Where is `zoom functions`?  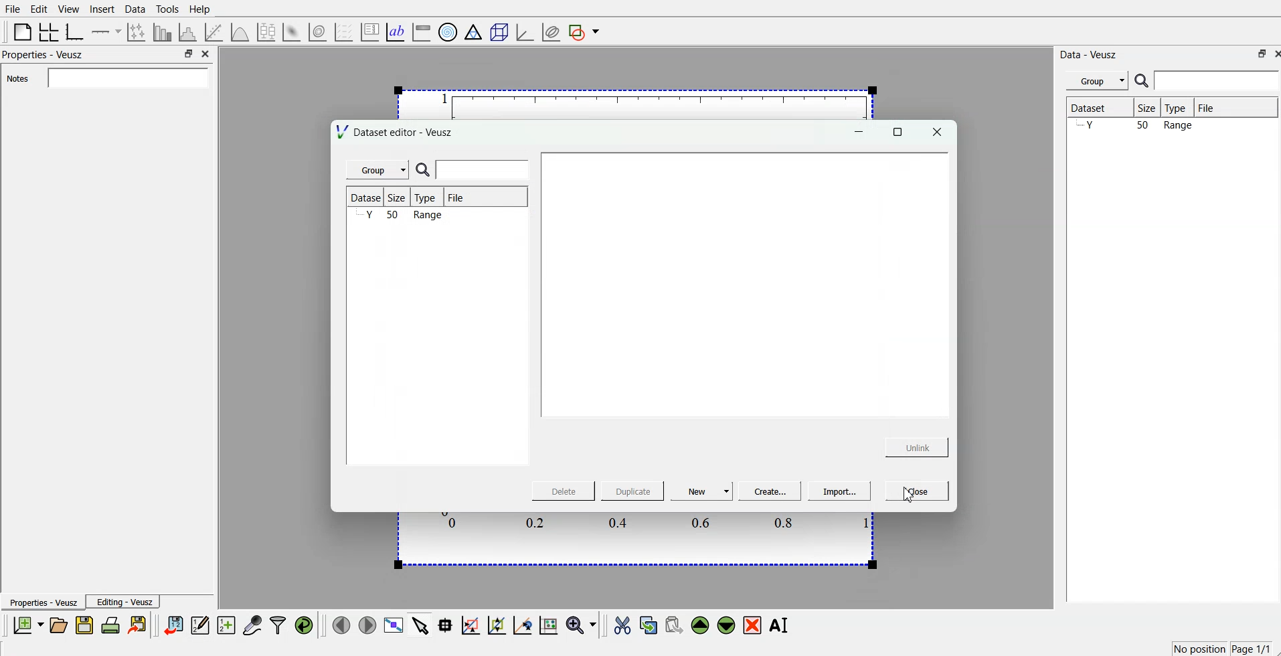
zoom functions is located at coordinates (582, 625).